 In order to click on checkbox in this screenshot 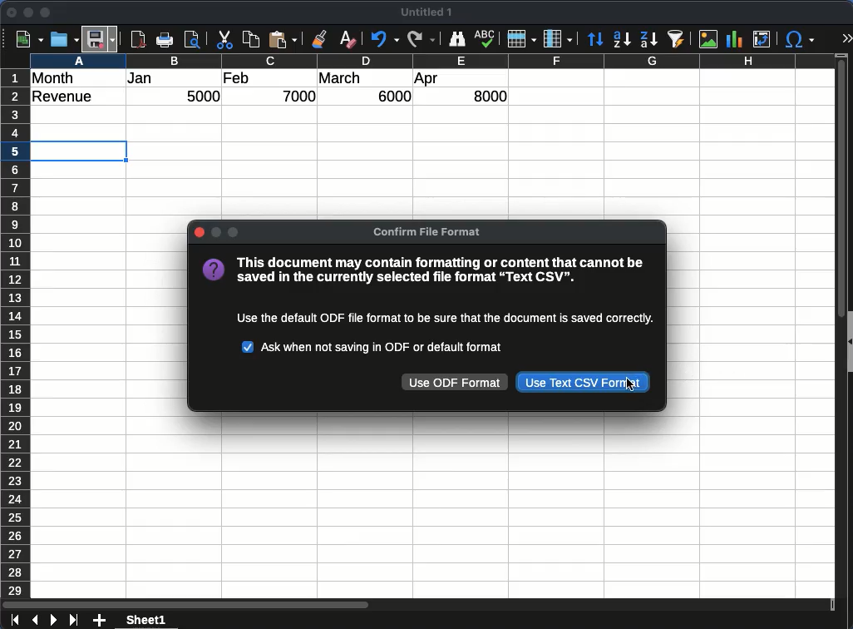, I will do `click(249, 348)`.